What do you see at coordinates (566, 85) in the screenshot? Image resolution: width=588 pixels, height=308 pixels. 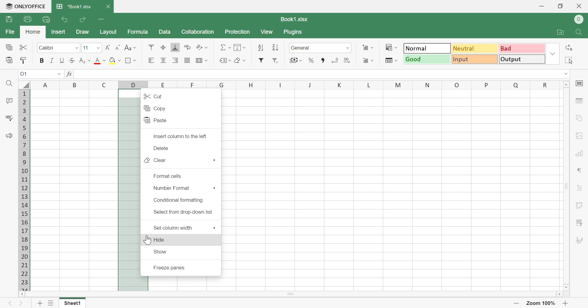 I see `Scroll Up` at bounding box center [566, 85].